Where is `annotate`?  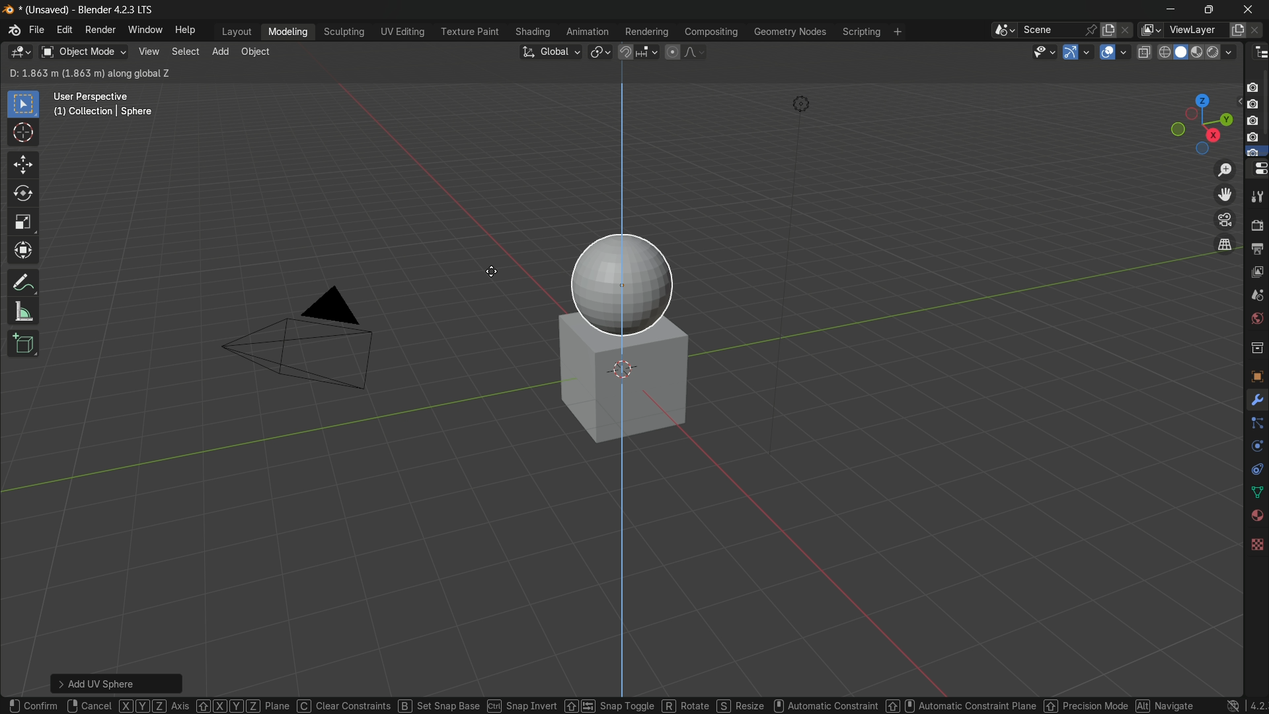
annotate is located at coordinates (24, 281).